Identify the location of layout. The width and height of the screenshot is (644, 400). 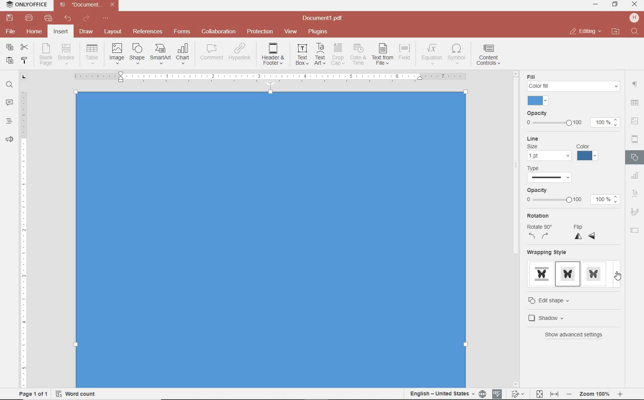
(114, 32).